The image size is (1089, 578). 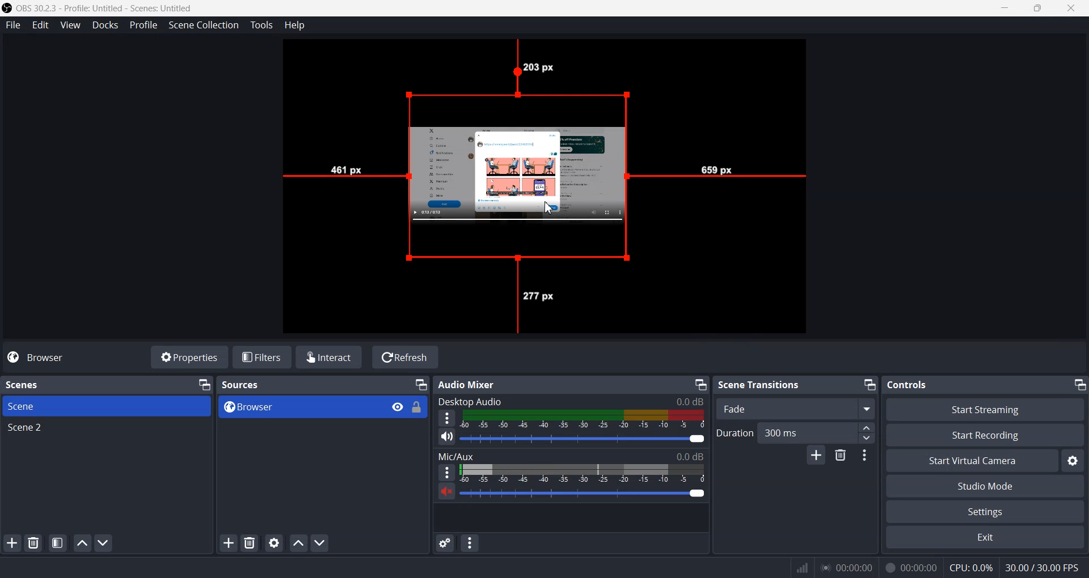 What do you see at coordinates (205, 384) in the screenshot?
I see `Minimize` at bounding box center [205, 384].